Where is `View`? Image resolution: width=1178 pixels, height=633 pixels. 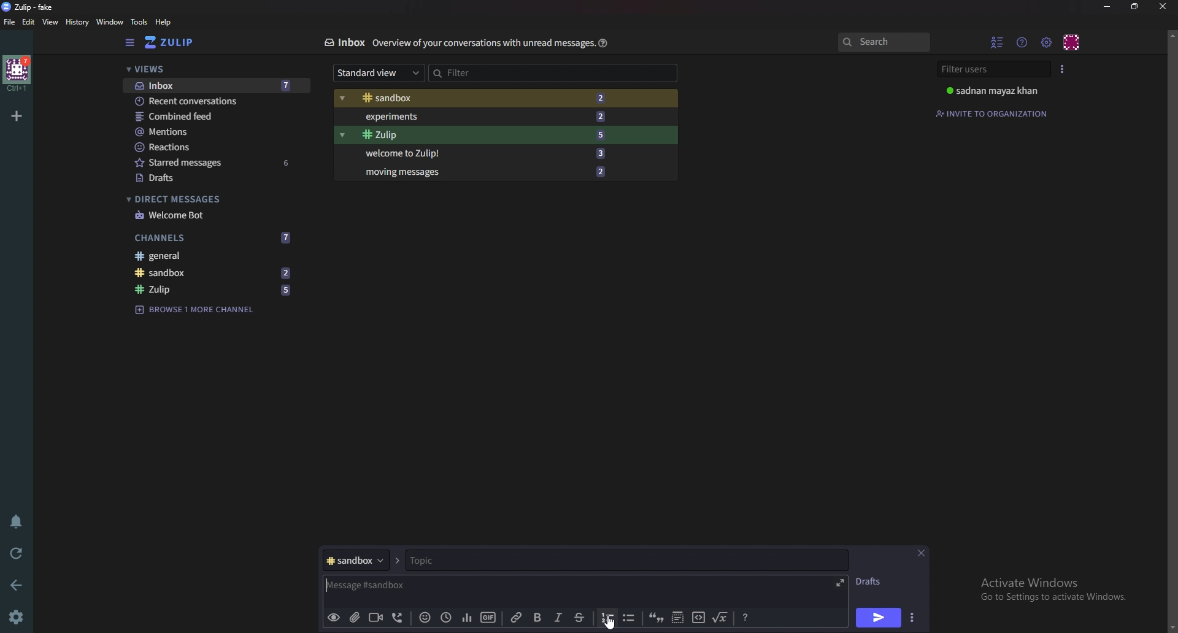
View is located at coordinates (51, 23).